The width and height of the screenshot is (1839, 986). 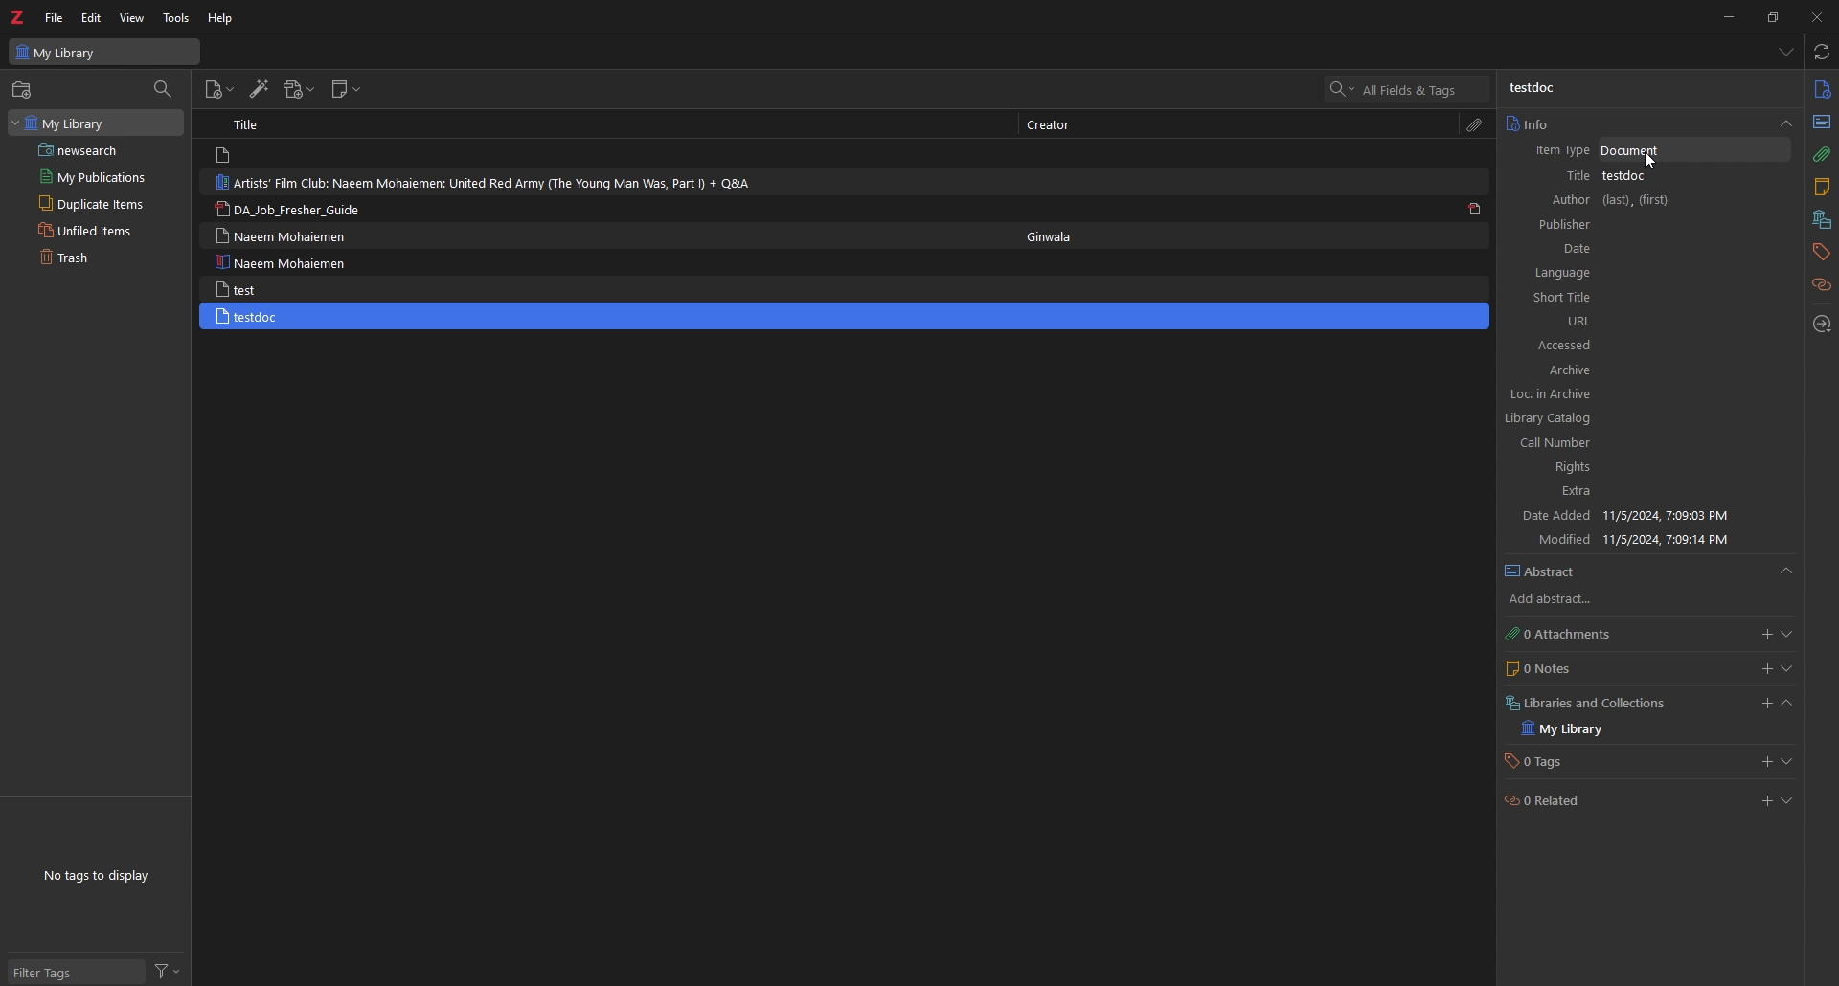 What do you see at coordinates (1556, 515) in the screenshot?
I see `Date Added` at bounding box center [1556, 515].